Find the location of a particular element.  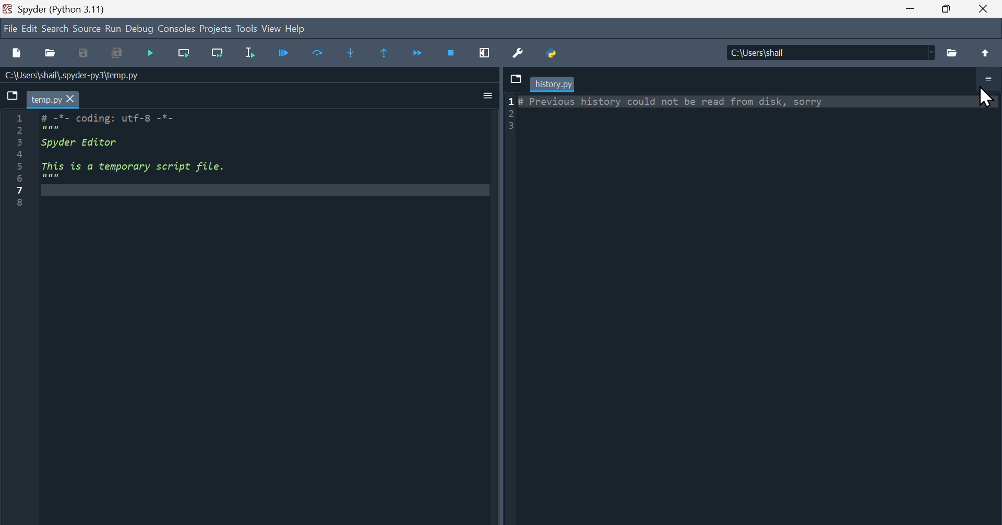

Edit is located at coordinates (28, 29).